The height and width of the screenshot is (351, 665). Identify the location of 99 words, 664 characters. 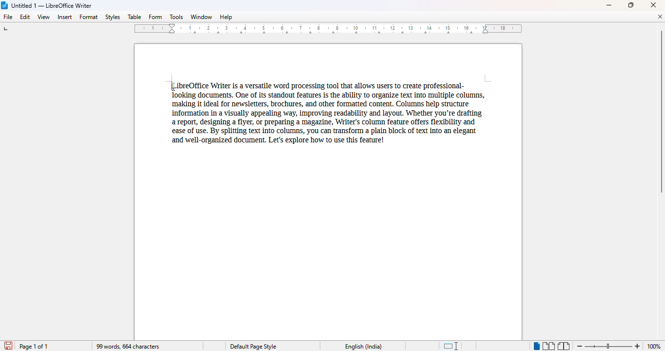
(127, 346).